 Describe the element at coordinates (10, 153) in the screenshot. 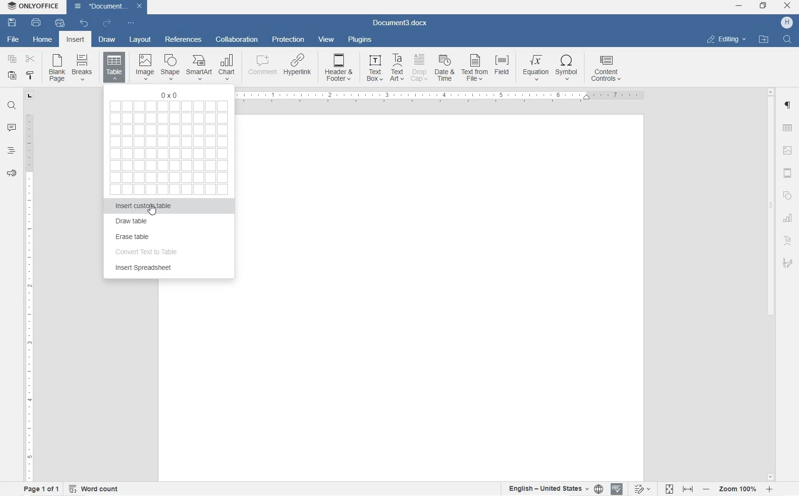

I see `HEADINGS` at that location.